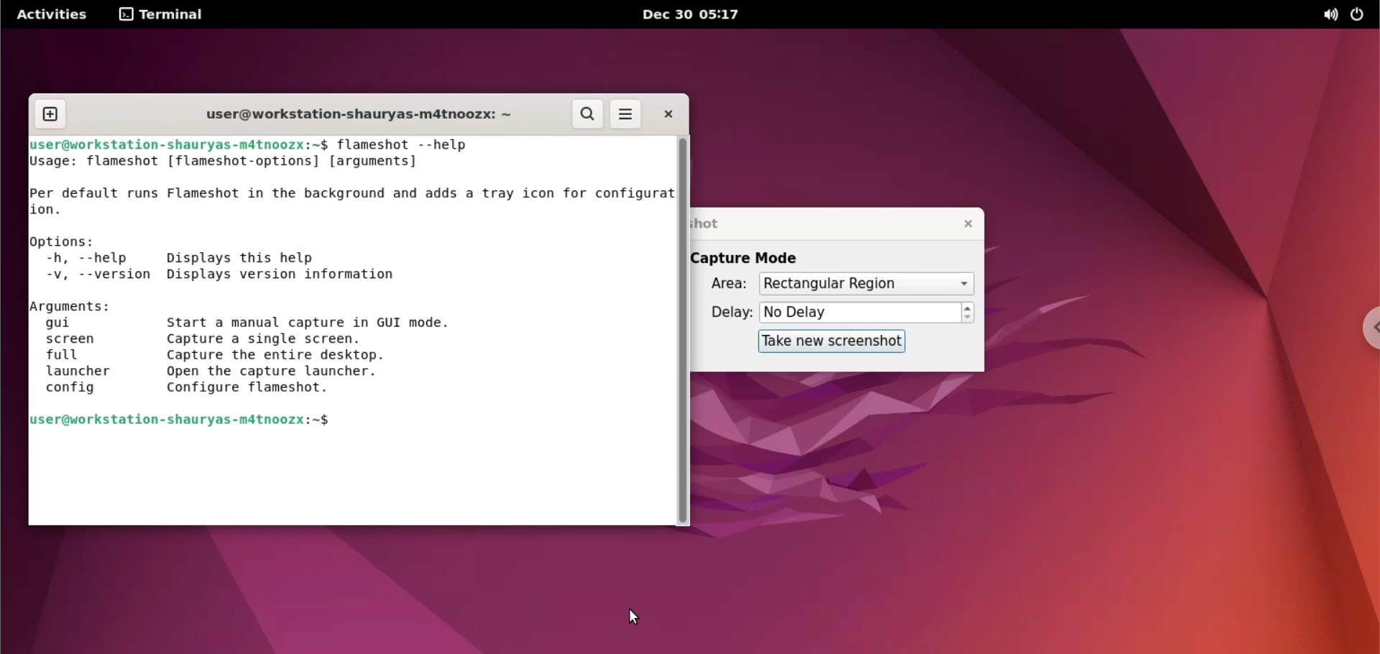 The height and width of the screenshot is (654, 1380). I want to click on new tab, so click(48, 114).